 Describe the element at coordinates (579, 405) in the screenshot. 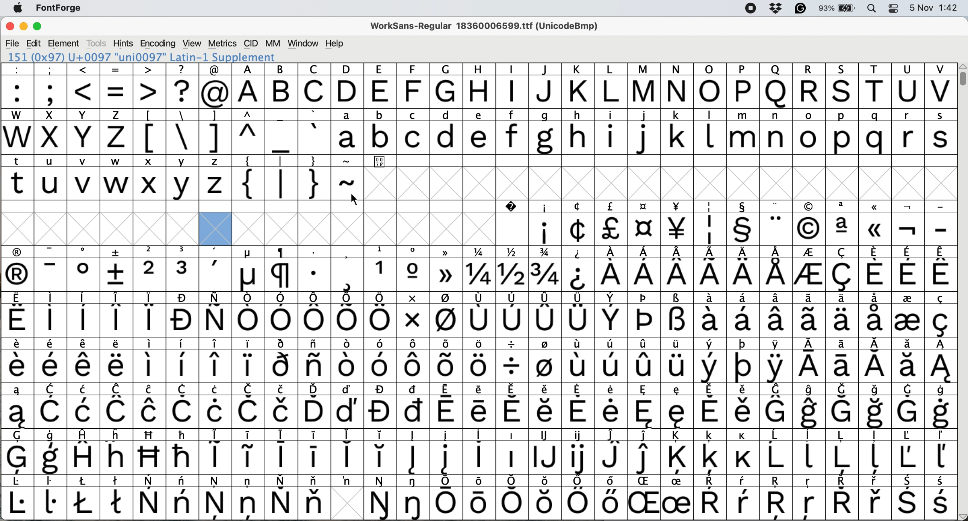

I see `symbol` at that location.